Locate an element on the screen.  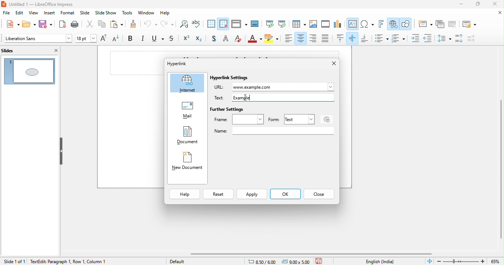
slide 1 of 1 is located at coordinates (14, 261).